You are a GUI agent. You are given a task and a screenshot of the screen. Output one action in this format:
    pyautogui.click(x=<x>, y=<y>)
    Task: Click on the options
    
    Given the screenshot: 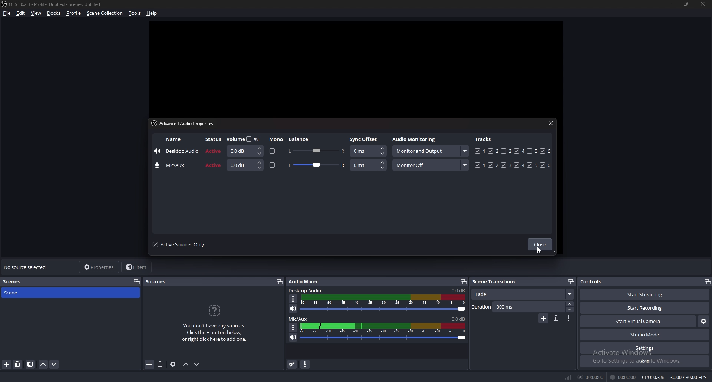 What is the action you would take?
    pyautogui.click(x=294, y=299)
    